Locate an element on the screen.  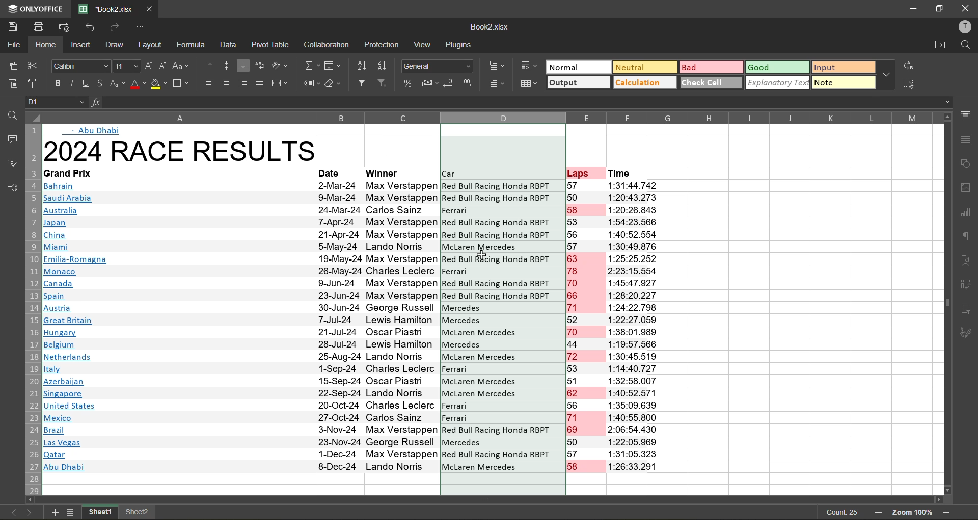
cut is located at coordinates (33, 66).